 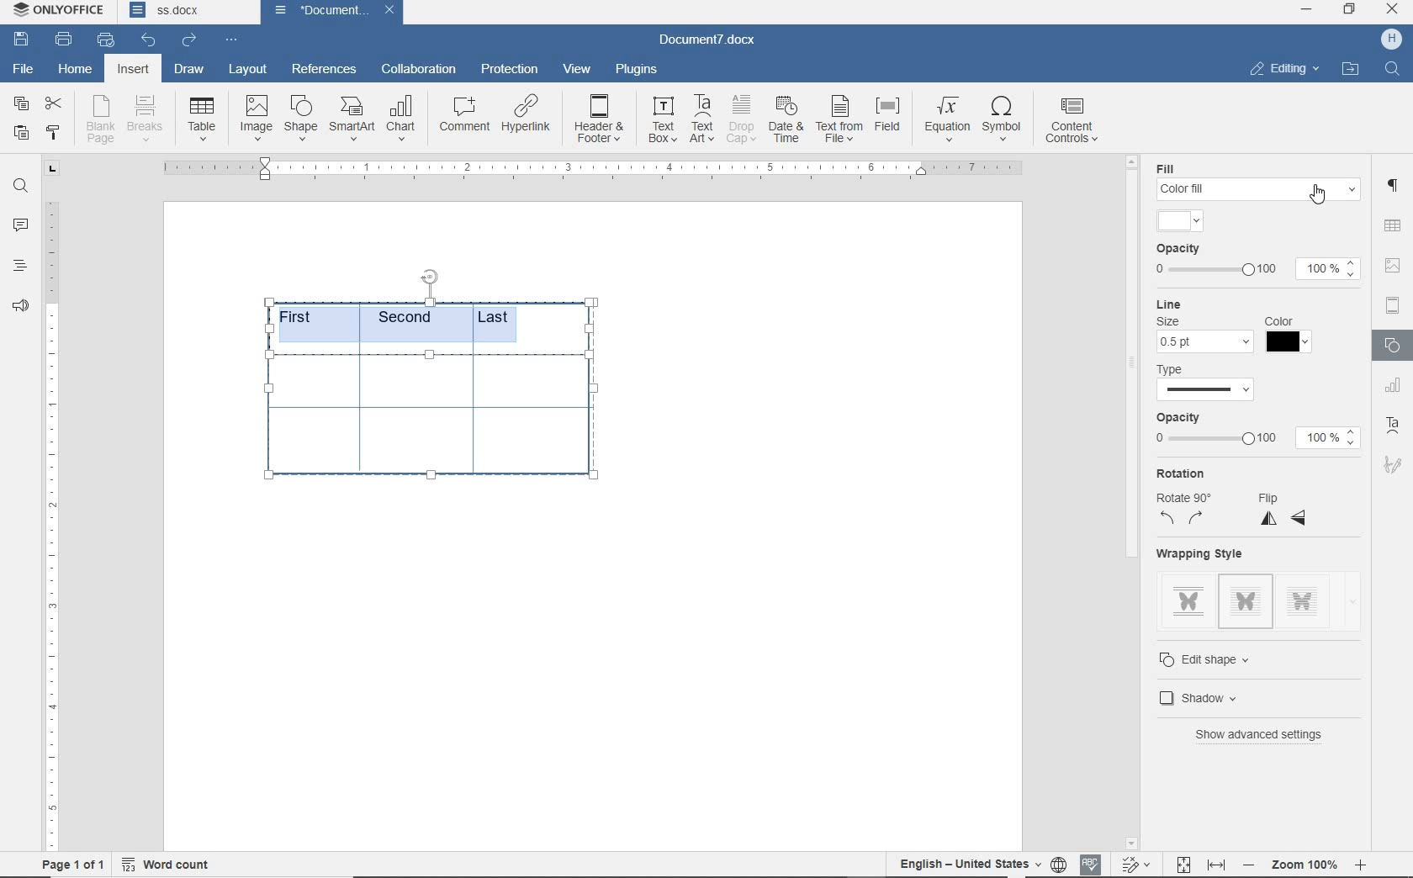 What do you see at coordinates (1190, 510) in the screenshot?
I see `rotate 90 degree` at bounding box center [1190, 510].